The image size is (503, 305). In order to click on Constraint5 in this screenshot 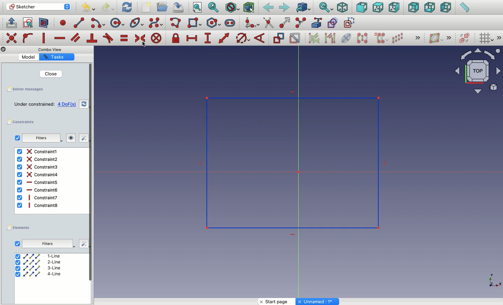, I will do `click(38, 183)`.